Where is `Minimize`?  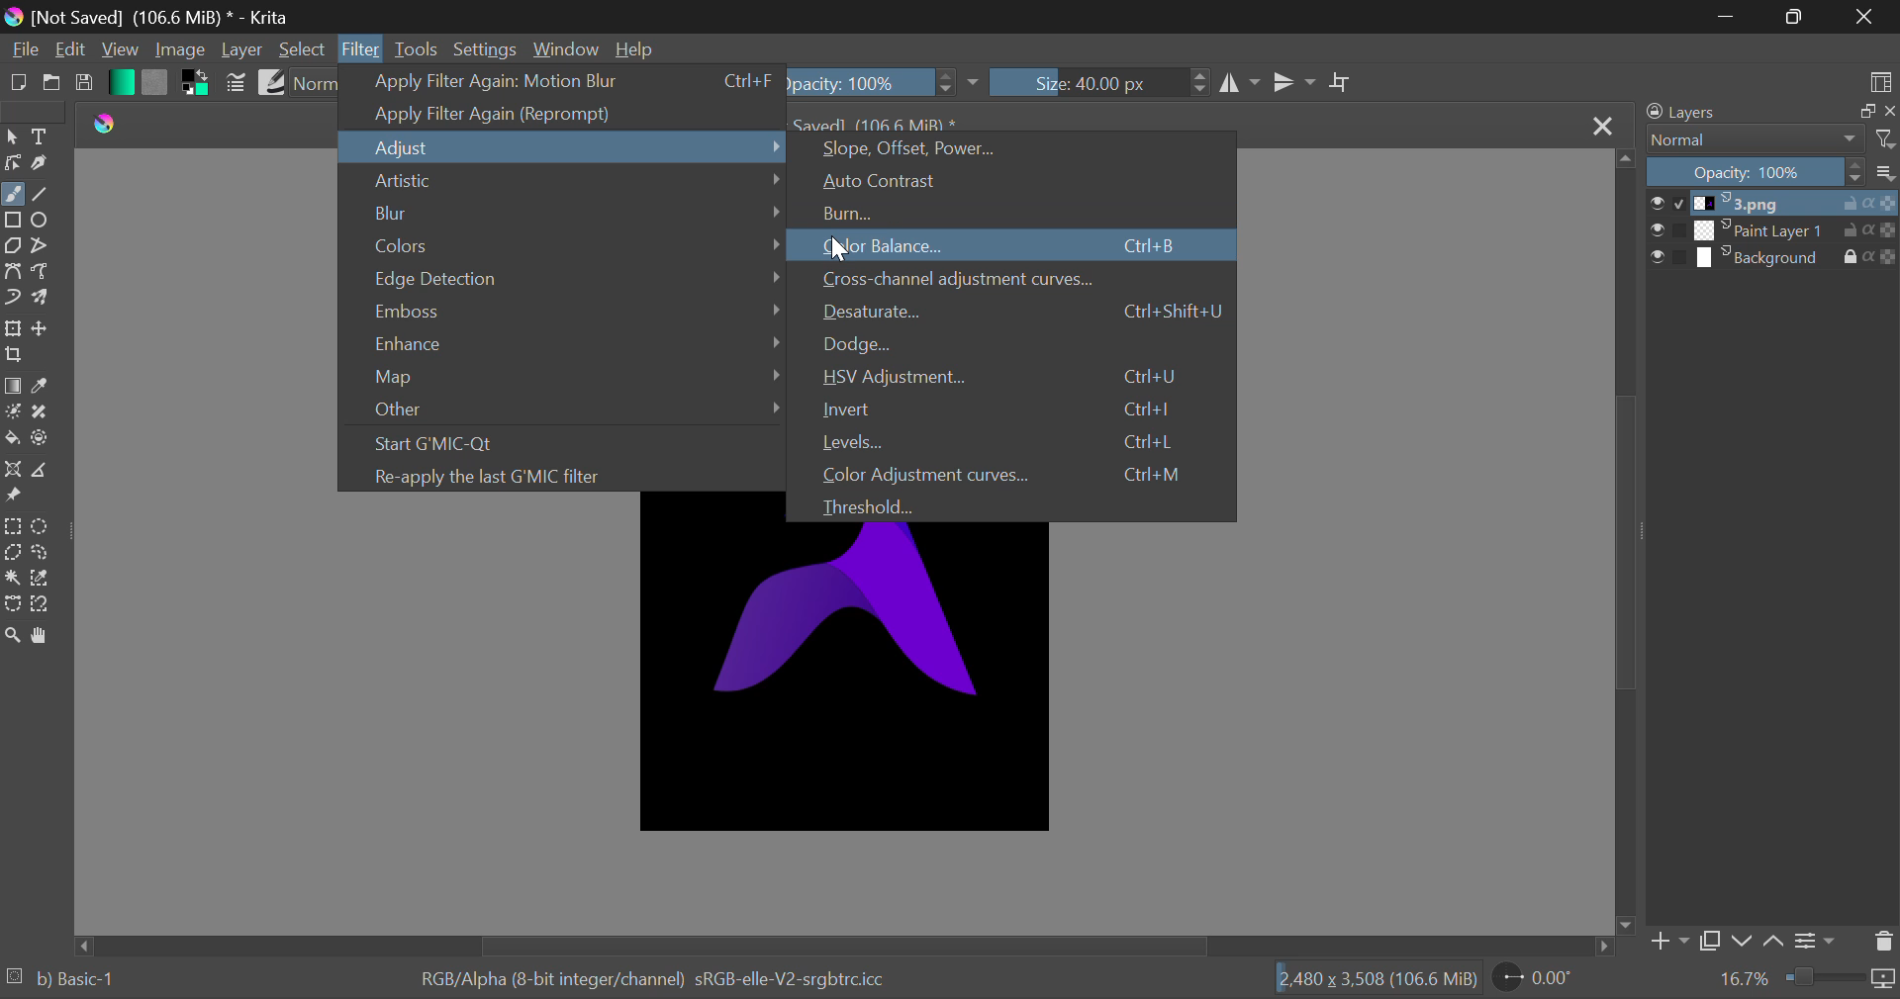
Minimize is located at coordinates (1792, 17).